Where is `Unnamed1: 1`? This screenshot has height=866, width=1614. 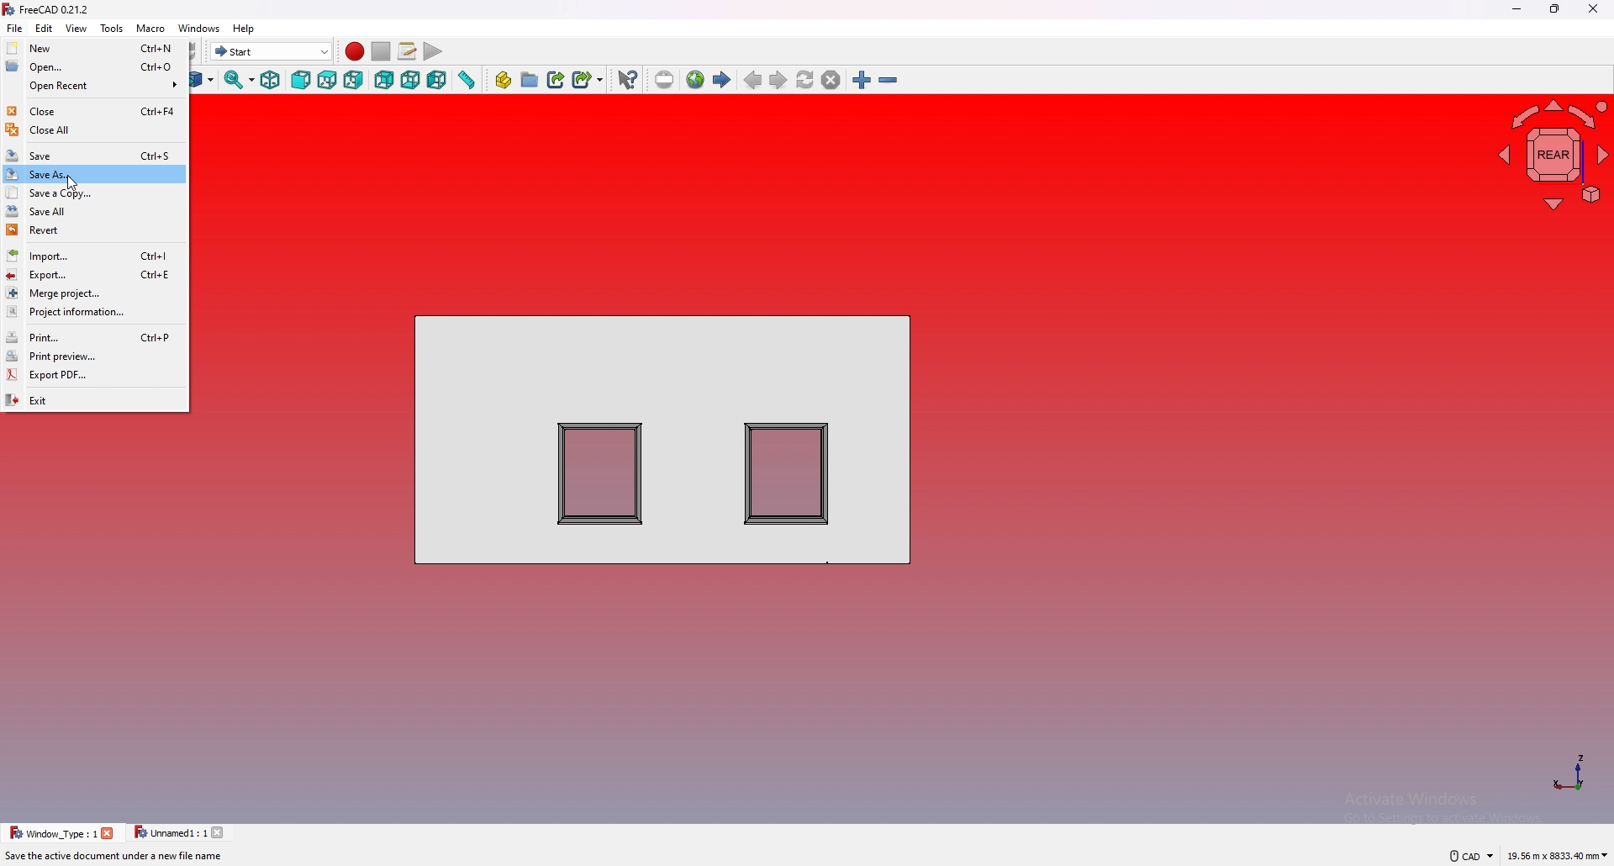 Unnamed1: 1 is located at coordinates (170, 832).